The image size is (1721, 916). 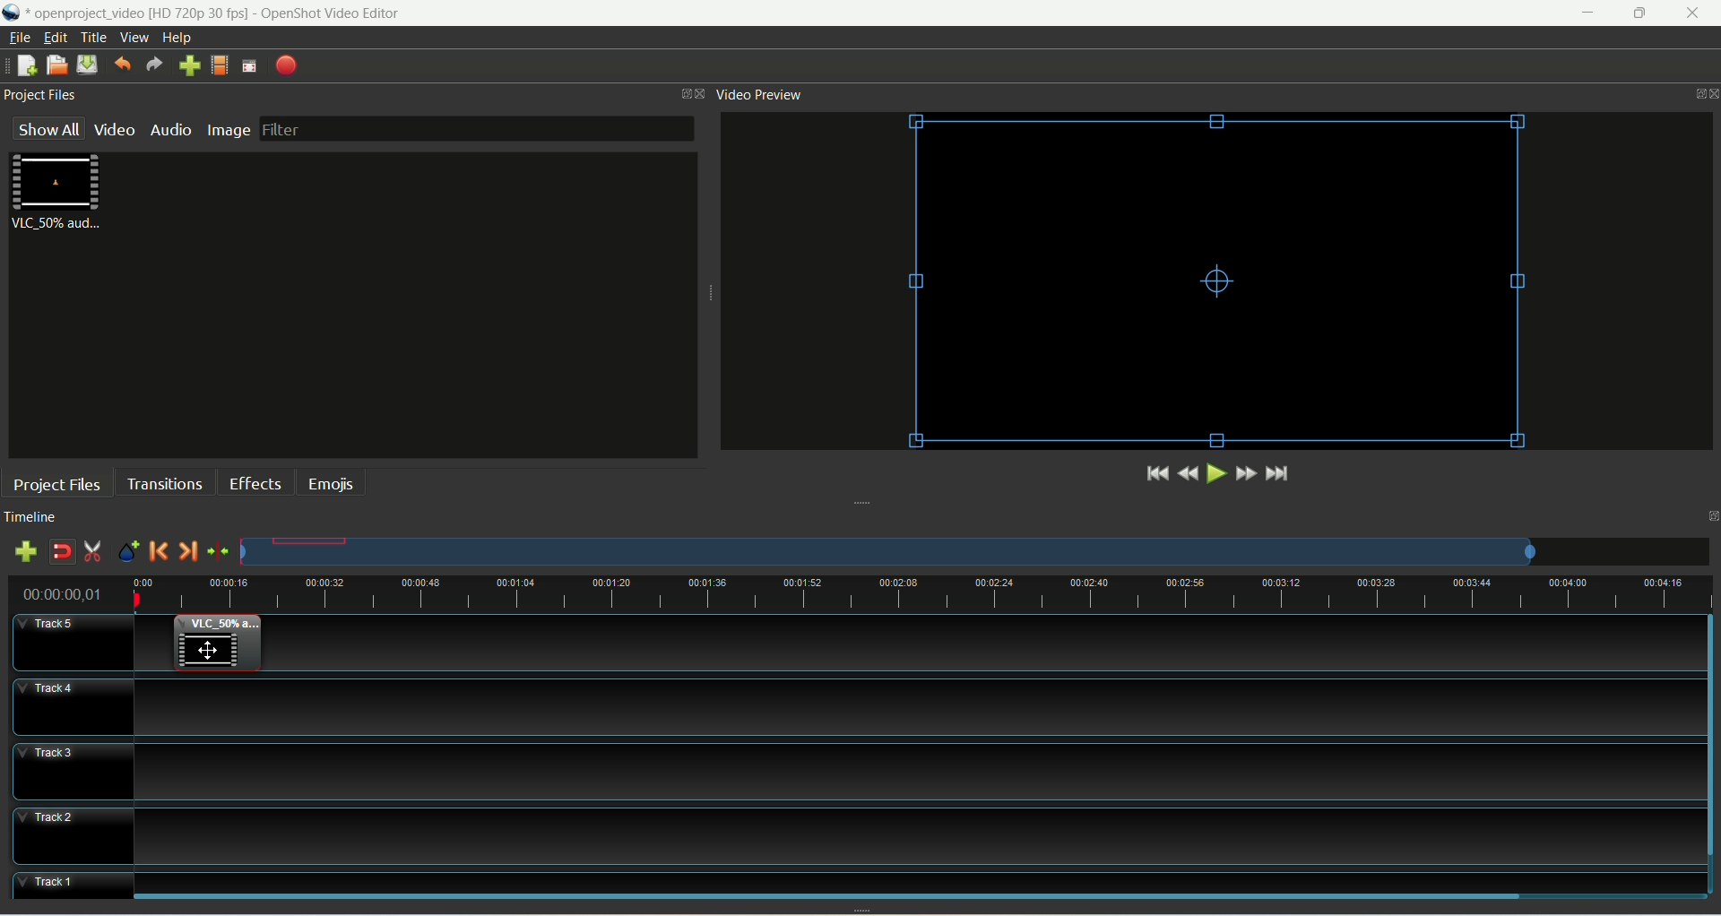 I want to click on track3, so click(x=73, y=771).